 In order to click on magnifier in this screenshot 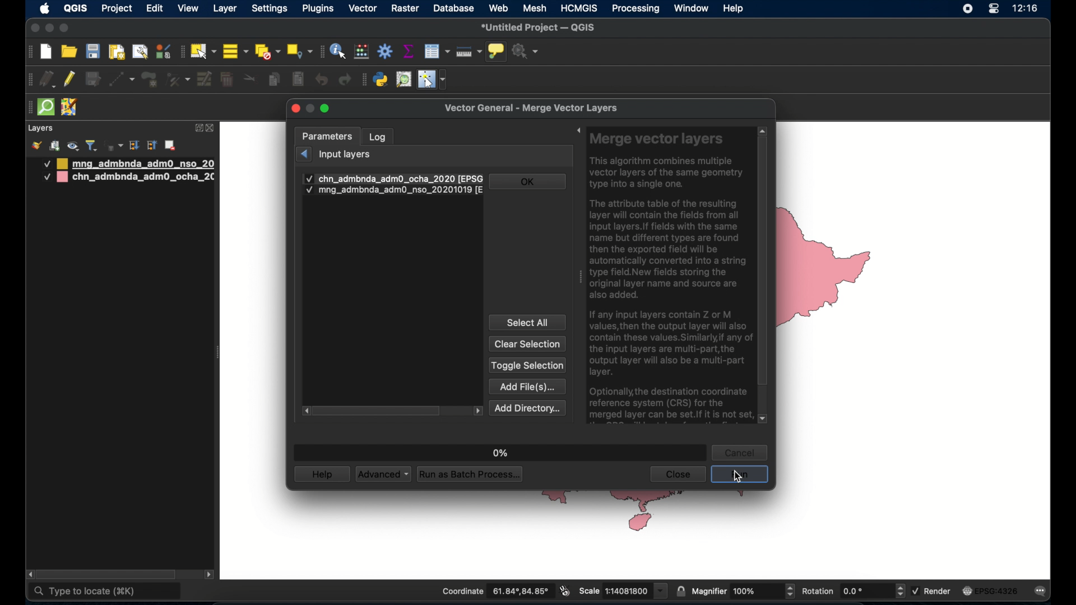, I will do `click(744, 591)`.